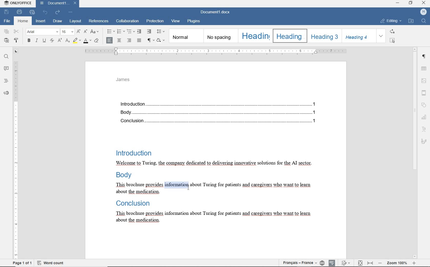 This screenshot has height=267, width=430. What do you see at coordinates (424, 80) in the screenshot?
I see `IMAGE` at bounding box center [424, 80].